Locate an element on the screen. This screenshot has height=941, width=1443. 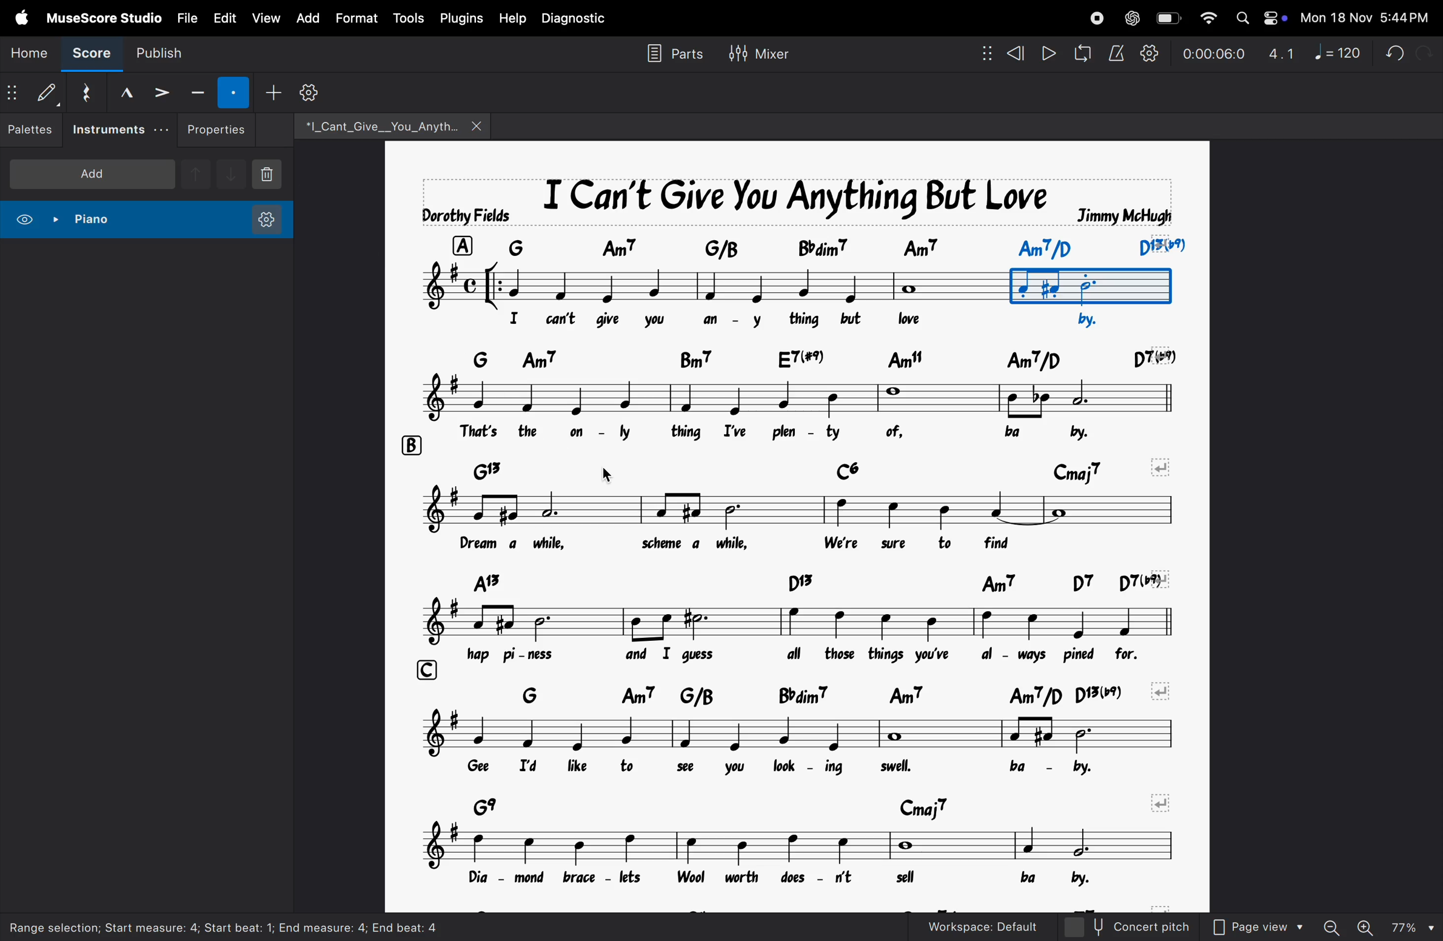
lyrics is located at coordinates (800, 883).